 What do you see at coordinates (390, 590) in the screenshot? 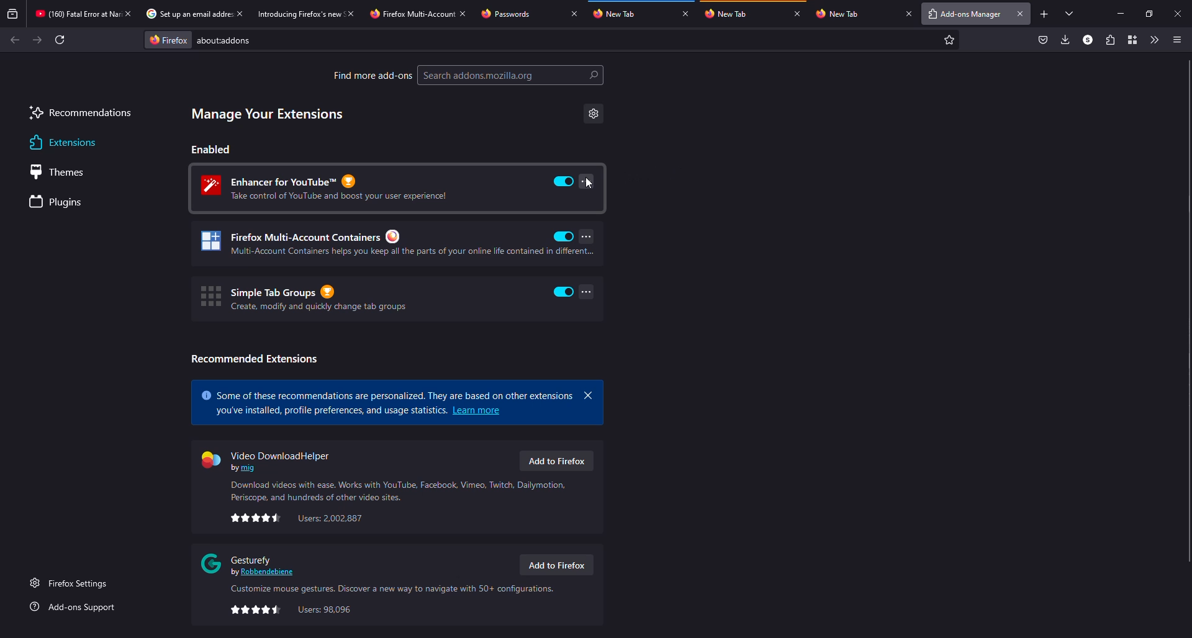
I see `info` at bounding box center [390, 590].